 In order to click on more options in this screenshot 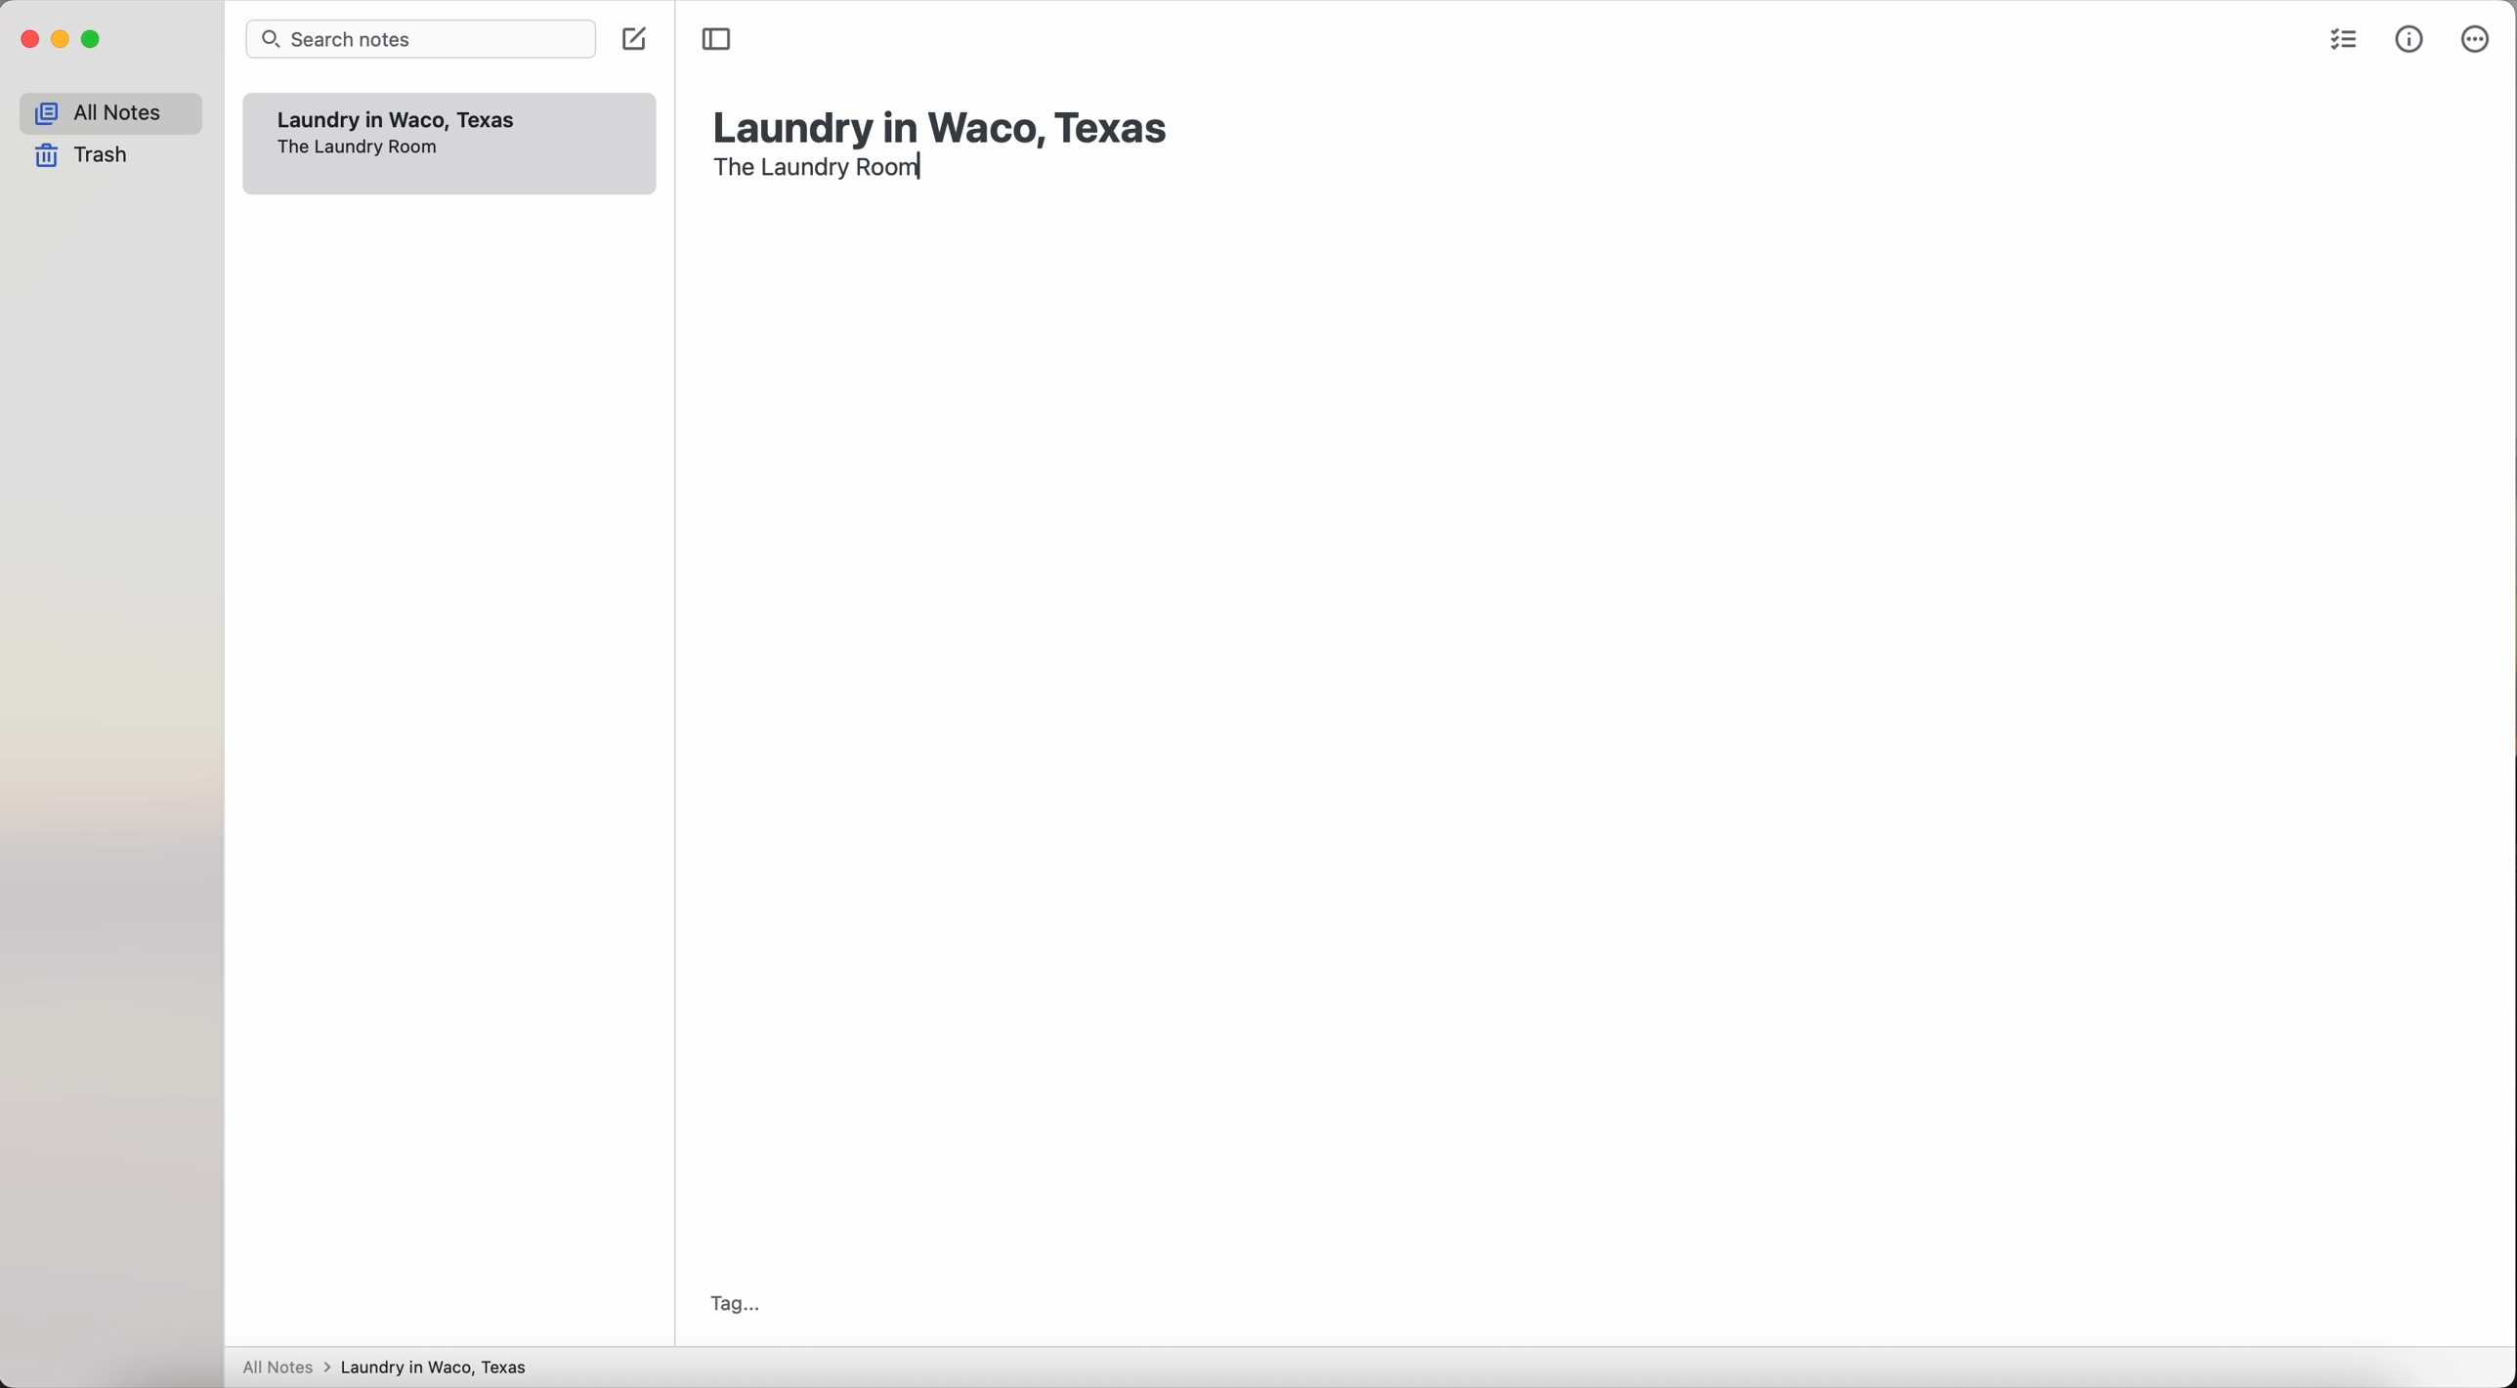, I will do `click(2473, 40)`.